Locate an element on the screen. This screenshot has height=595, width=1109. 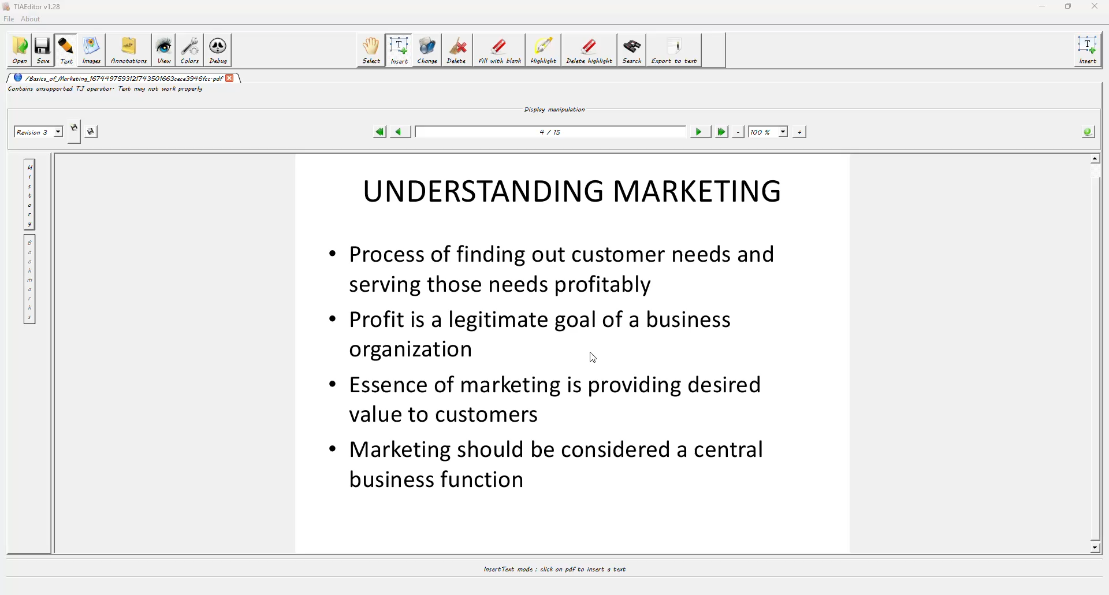
change is located at coordinates (427, 50).